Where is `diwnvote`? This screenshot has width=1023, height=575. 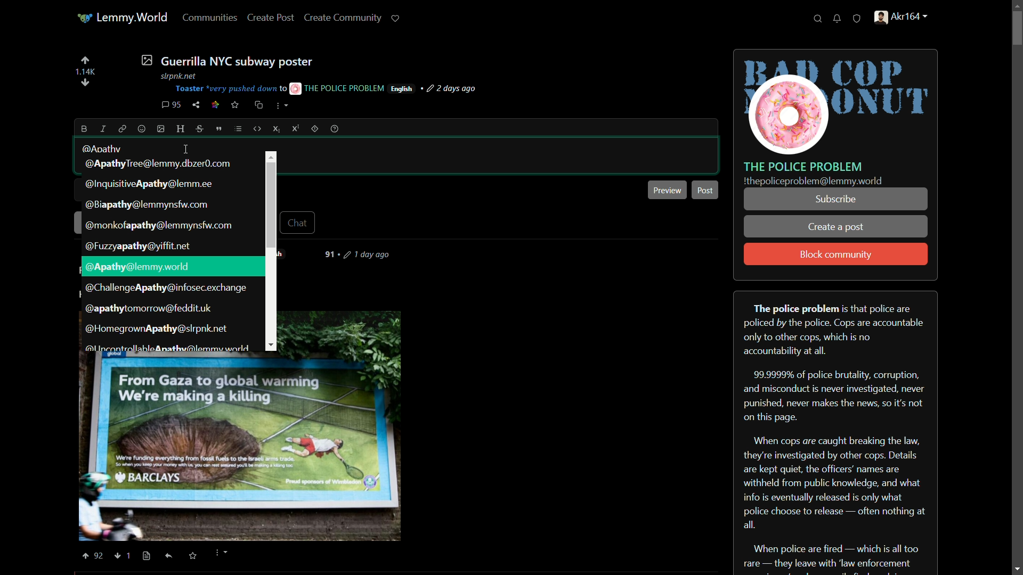
diwnvote is located at coordinates (85, 84).